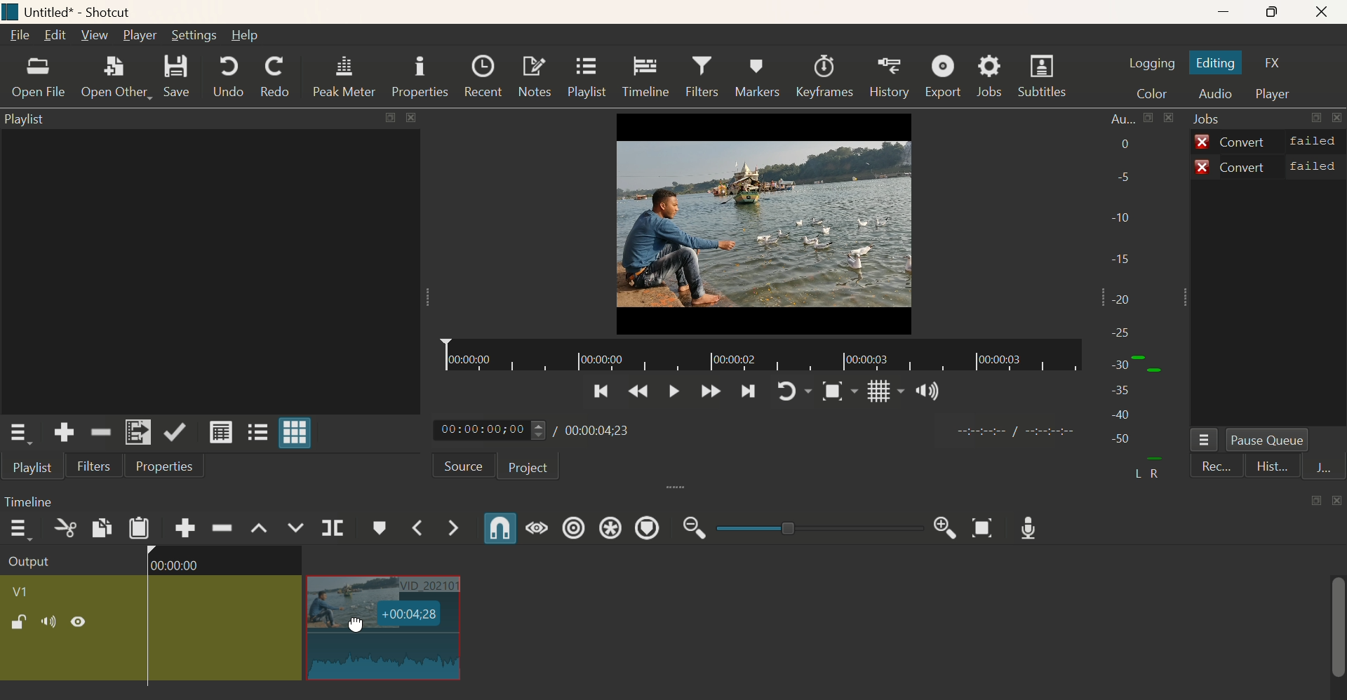 Image resolution: width=1347 pixels, height=700 pixels. Describe the element at coordinates (995, 76) in the screenshot. I see `Jobs` at that location.